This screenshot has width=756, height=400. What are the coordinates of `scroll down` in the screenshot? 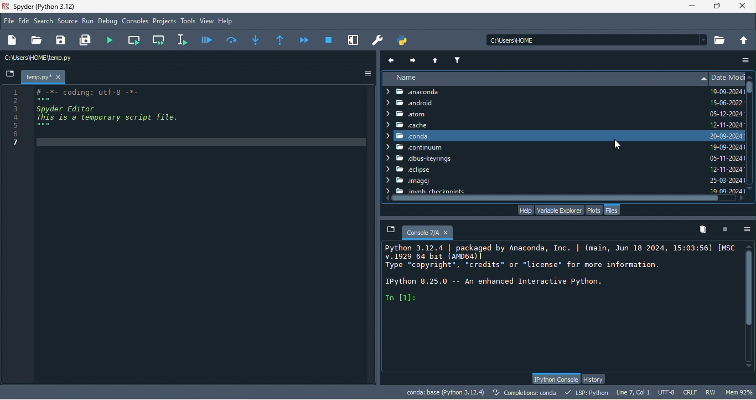 It's located at (751, 189).